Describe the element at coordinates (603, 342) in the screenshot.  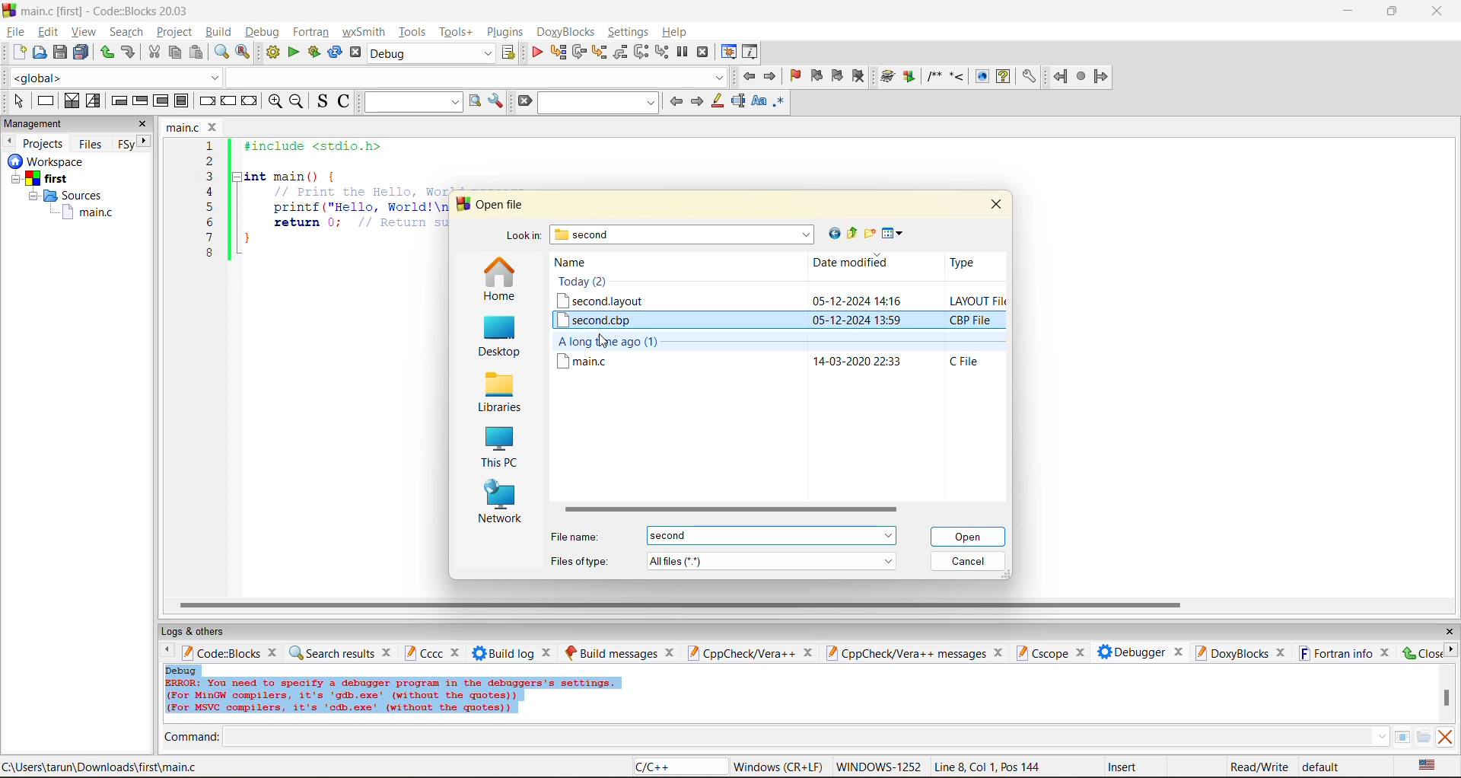
I see `cursor` at that location.